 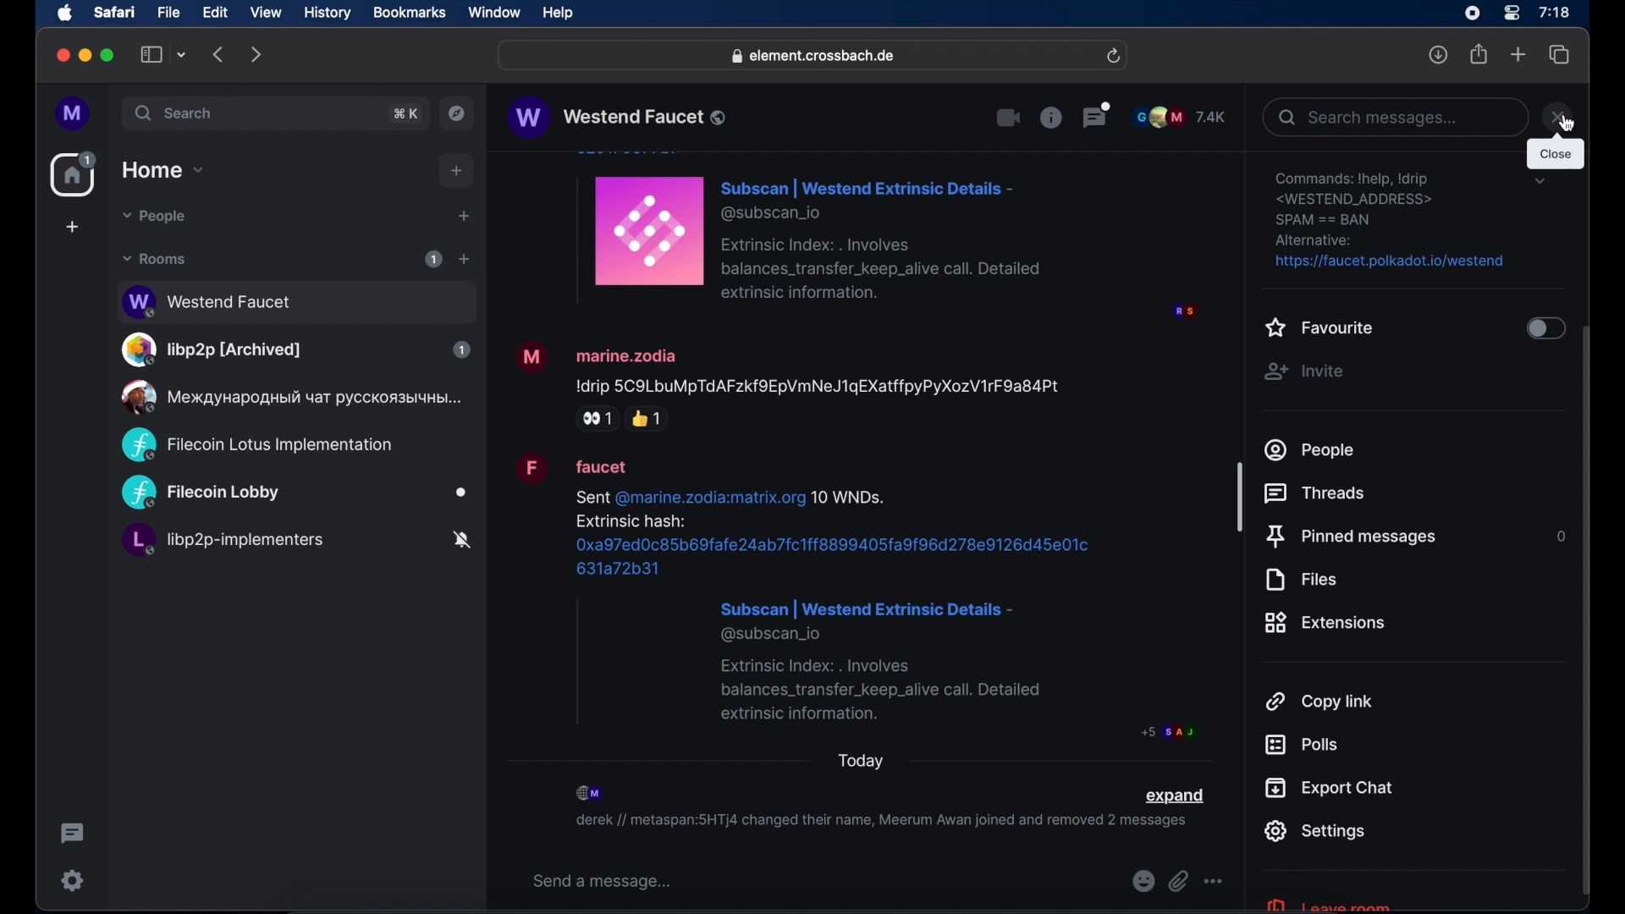 I want to click on screen recorder icon, so click(x=1472, y=14).